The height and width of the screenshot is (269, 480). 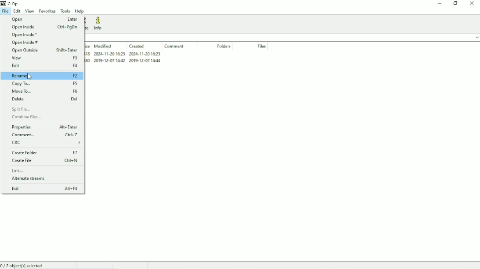 What do you see at coordinates (18, 11) in the screenshot?
I see `Edit` at bounding box center [18, 11].